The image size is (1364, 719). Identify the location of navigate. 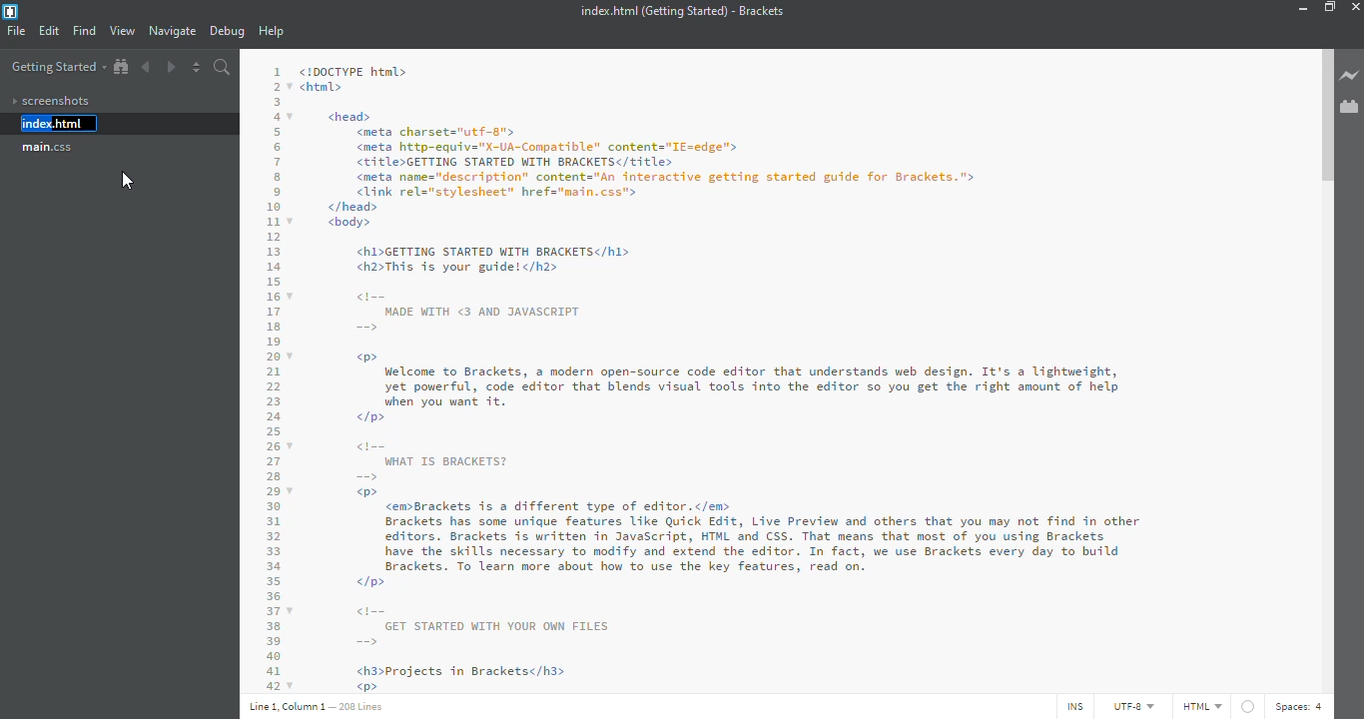
(173, 31).